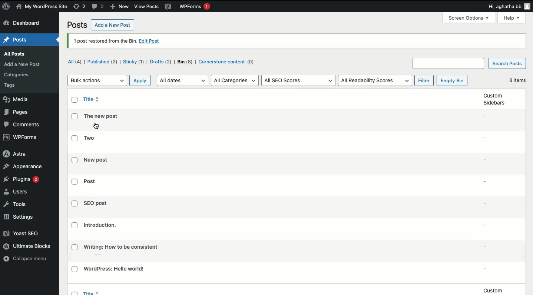 Image resolution: width=533 pixels, height=295 pixels. Describe the element at coordinates (43, 7) in the screenshot. I see `My wordpress site` at that location.